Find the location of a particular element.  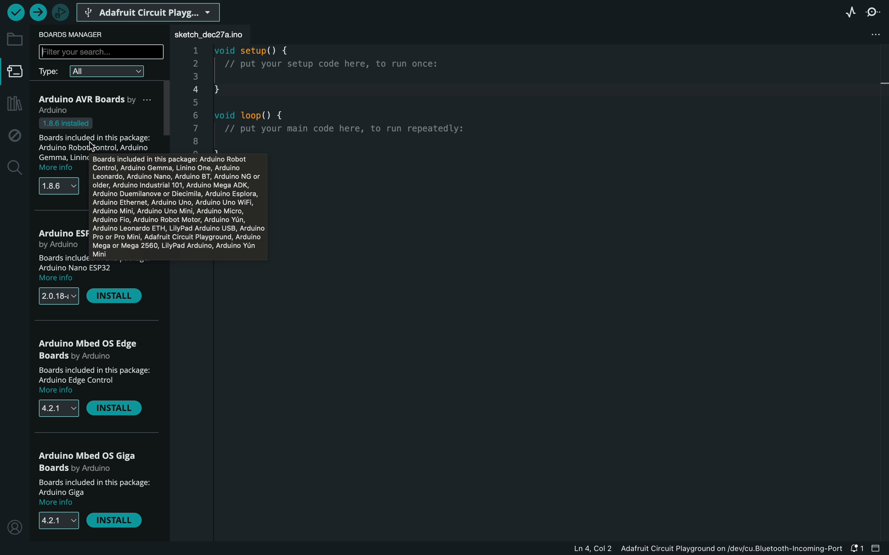

versions is located at coordinates (57, 409).